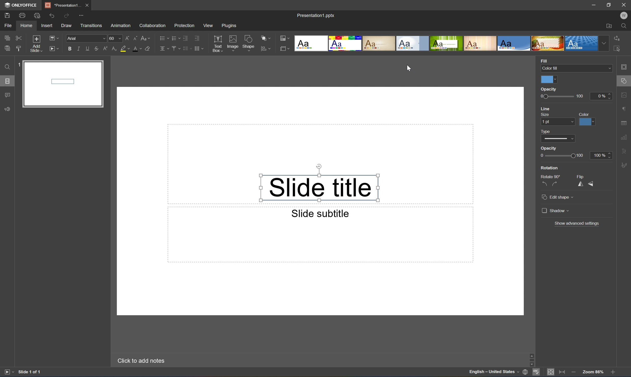 The image size is (631, 377). I want to click on Scroll Bar, so click(611, 360).